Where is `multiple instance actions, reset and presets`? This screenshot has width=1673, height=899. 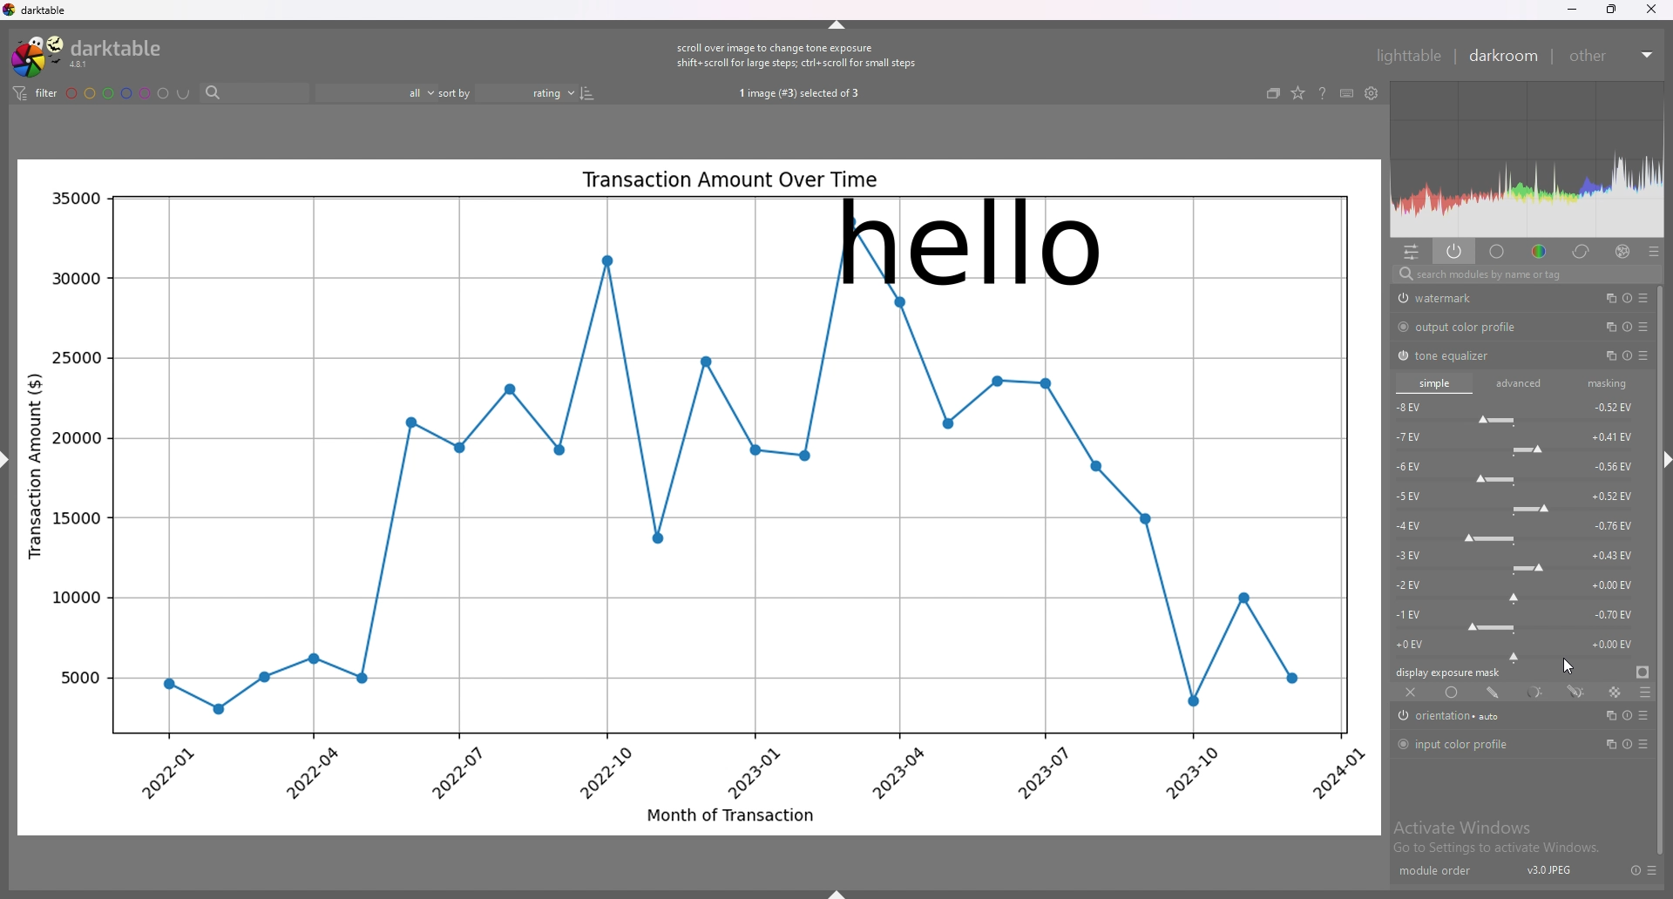 multiple instance actions, reset and presets is located at coordinates (1626, 716).